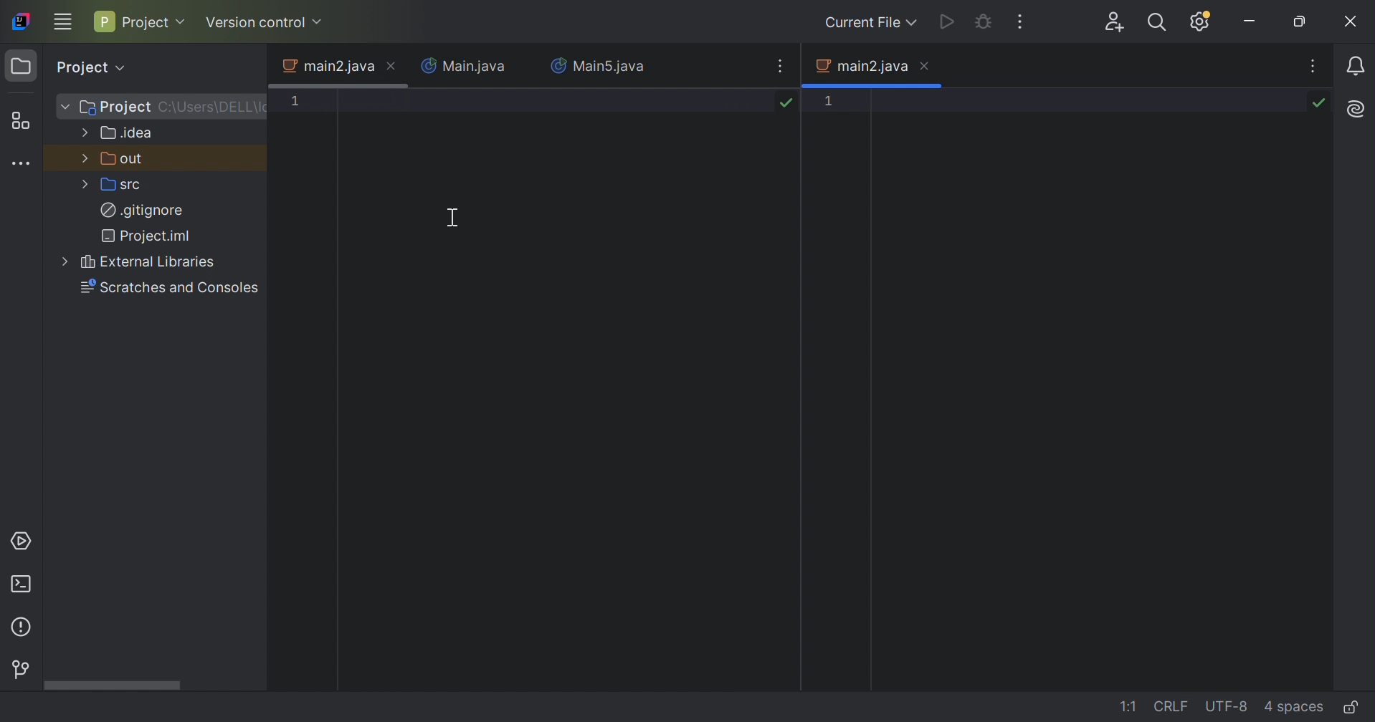 This screenshot has height=722, width=1375. Describe the element at coordinates (868, 24) in the screenshot. I see `Current file` at that location.